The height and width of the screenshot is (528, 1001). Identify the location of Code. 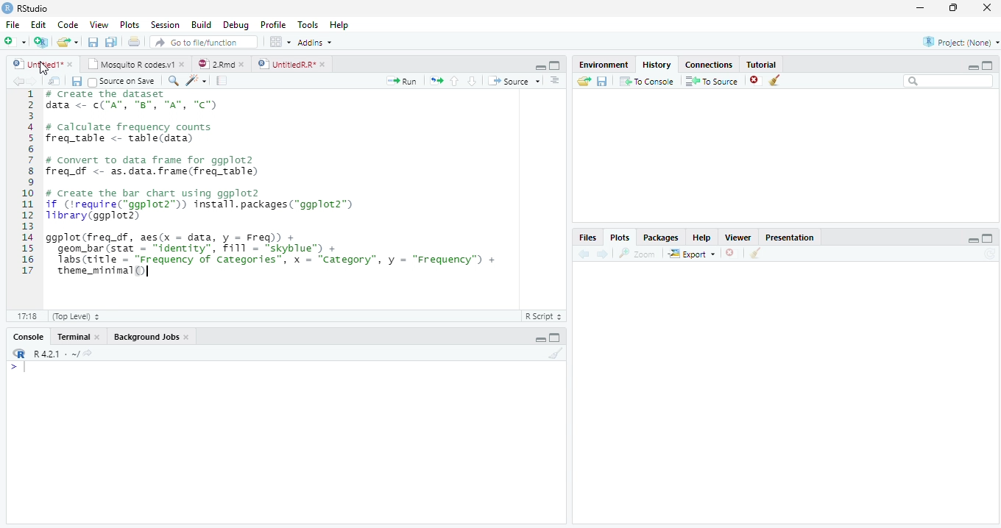
(71, 25).